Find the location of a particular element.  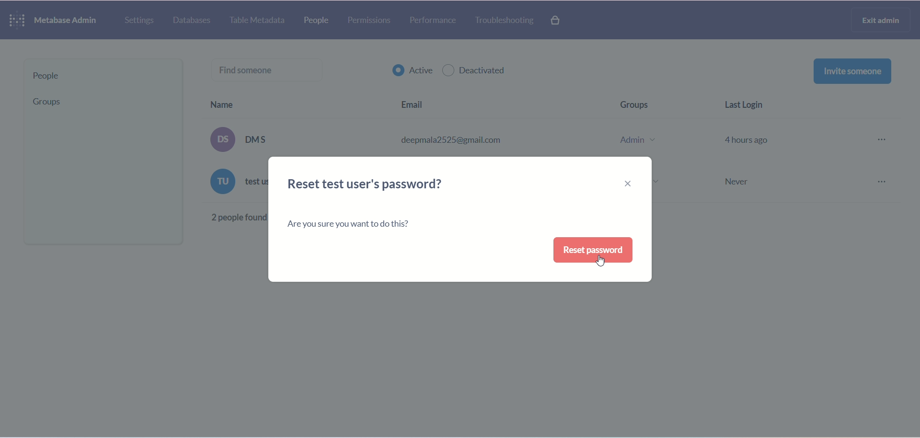

email is located at coordinates (419, 102).